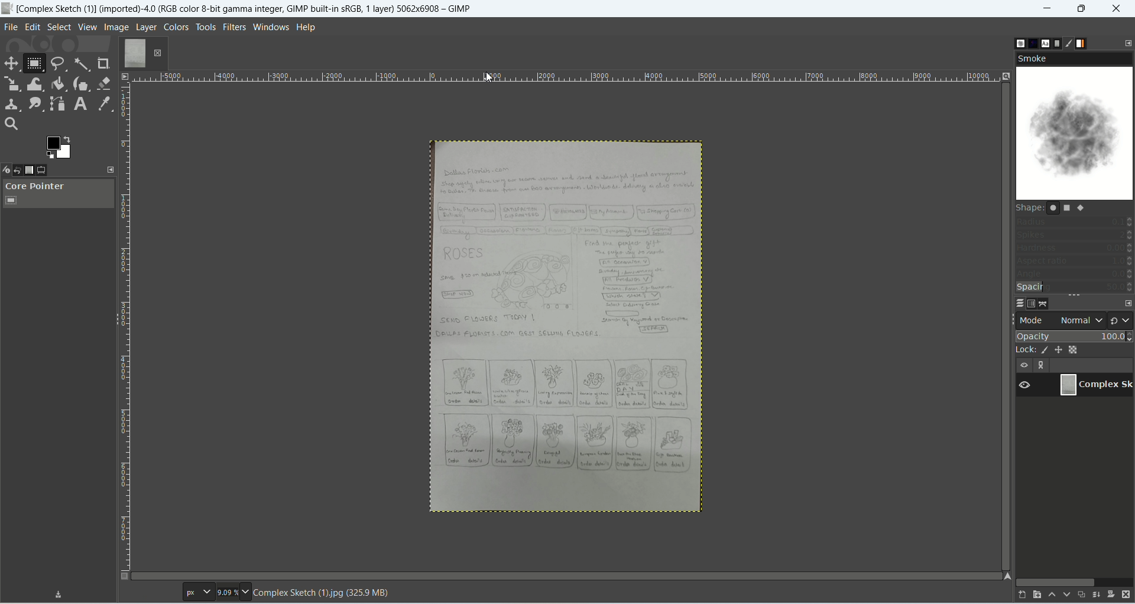 This screenshot has height=604, width=1135. What do you see at coordinates (1056, 44) in the screenshot?
I see `document history` at bounding box center [1056, 44].